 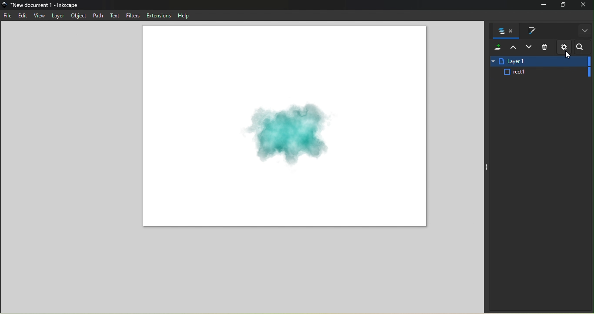 What do you see at coordinates (5, 5) in the screenshot?
I see `app icon` at bounding box center [5, 5].